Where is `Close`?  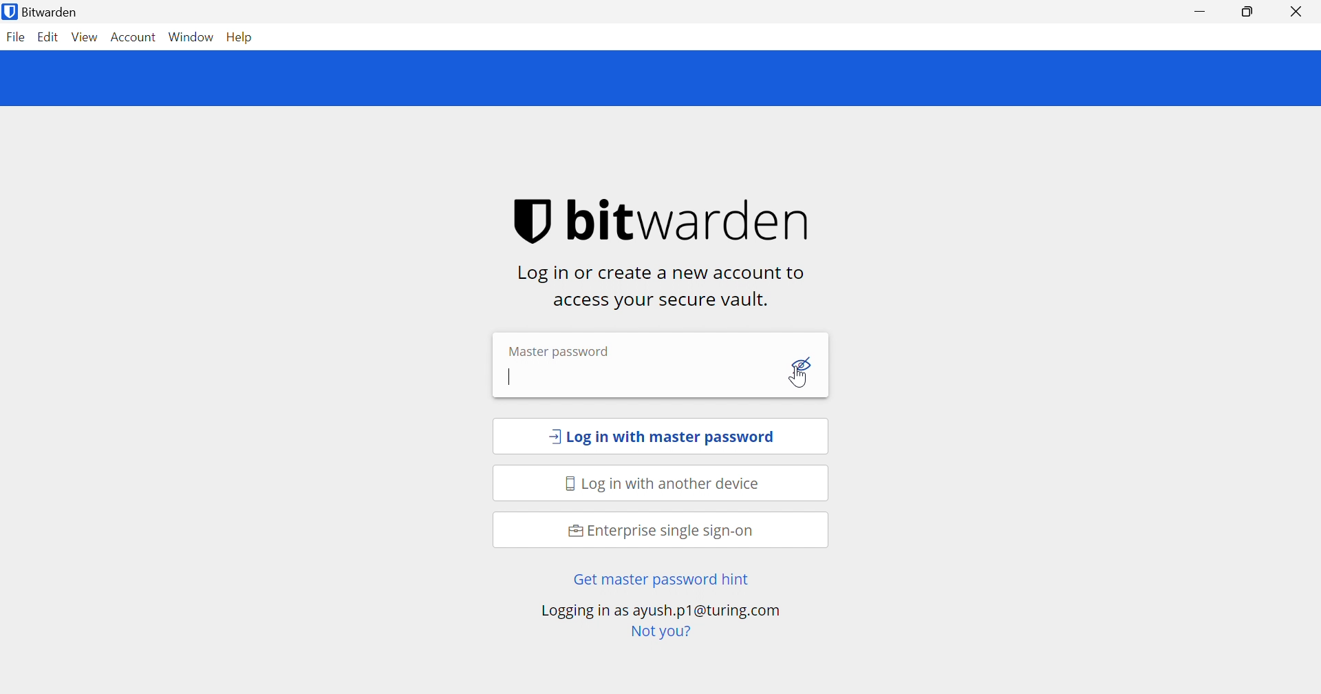
Close is located at coordinates (1298, 12).